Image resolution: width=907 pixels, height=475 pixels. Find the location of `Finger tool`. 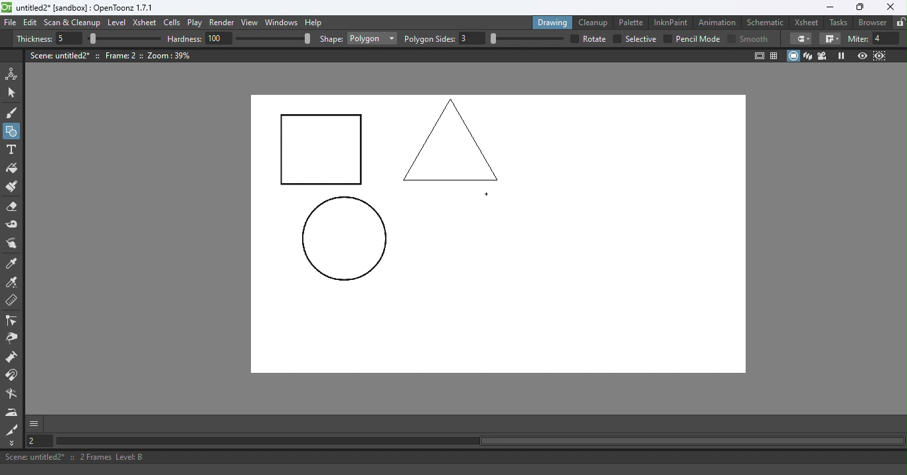

Finger tool is located at coordinates (12, 245).